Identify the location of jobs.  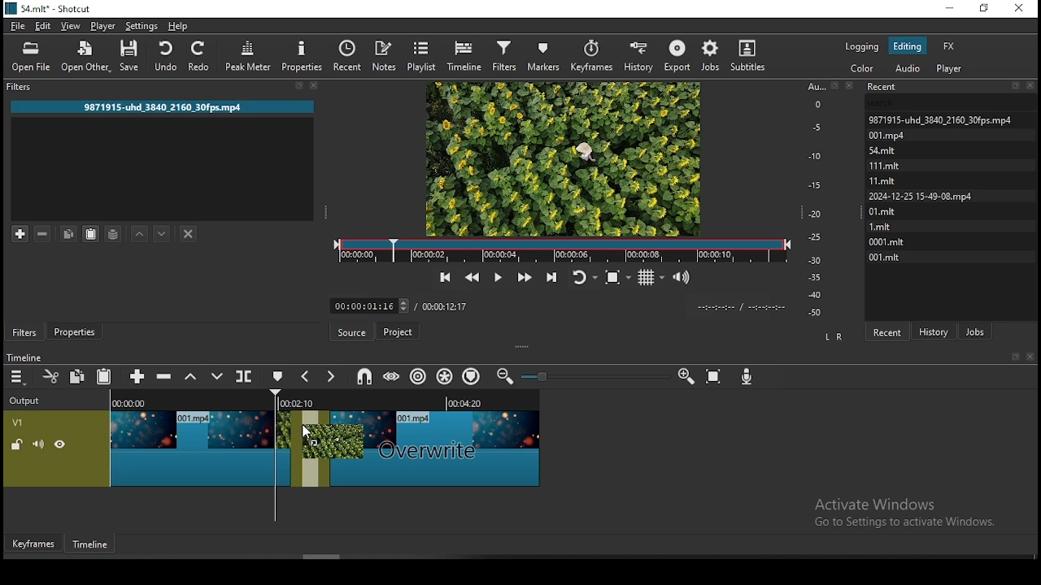
(712, 57).